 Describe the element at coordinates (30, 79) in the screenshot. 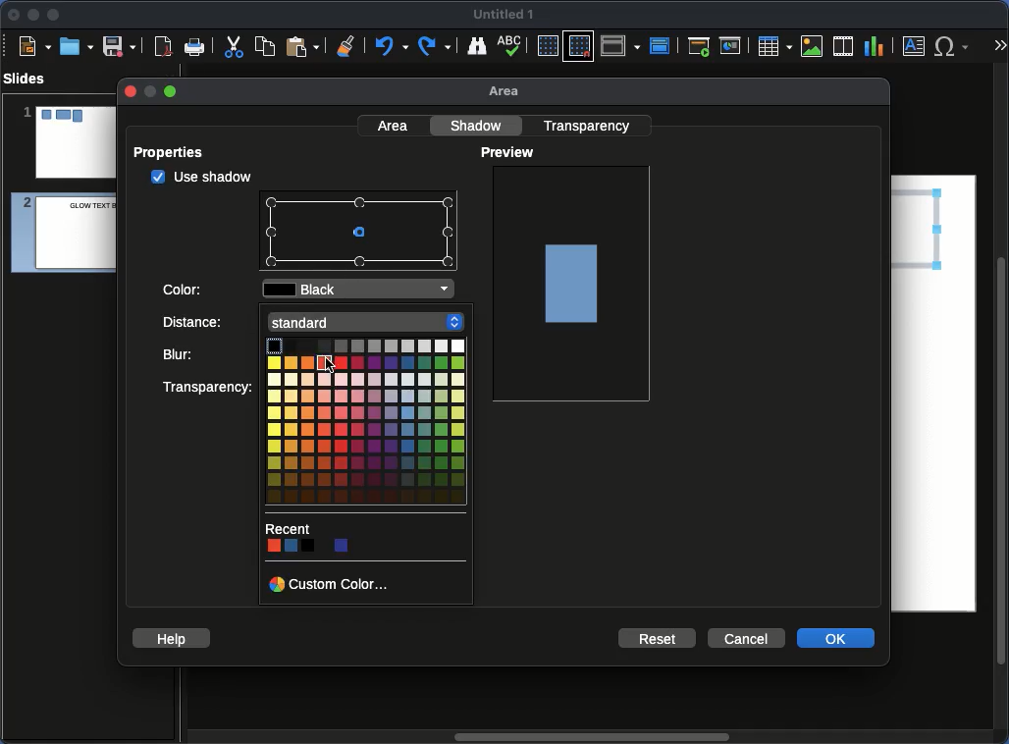

I see `Slides` at that location.